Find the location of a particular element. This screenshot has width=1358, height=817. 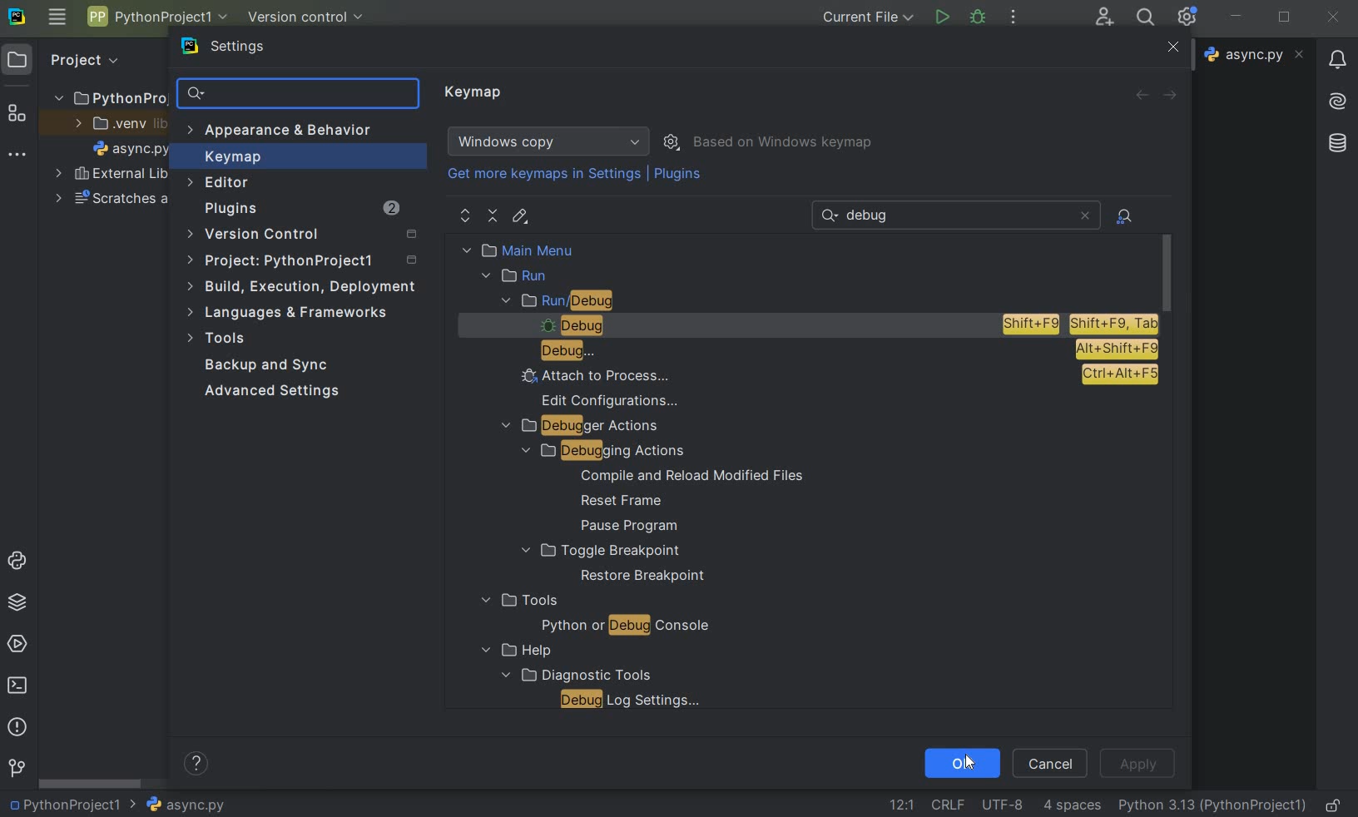

expand all is located at coordinates (466, 216).